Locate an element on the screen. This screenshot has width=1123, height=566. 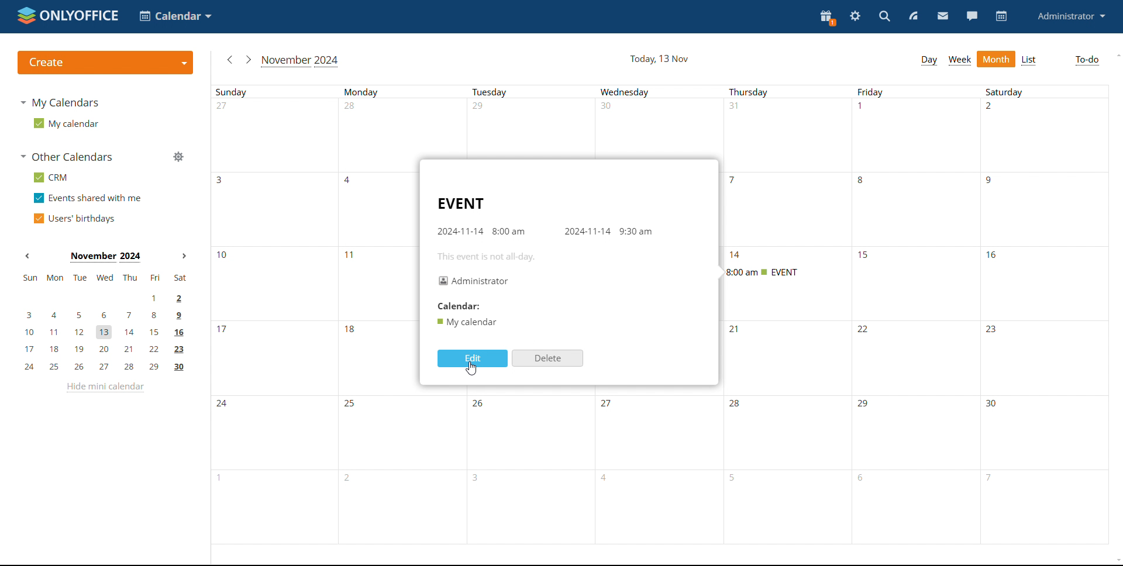
day view is located at coordinates (930, 61).